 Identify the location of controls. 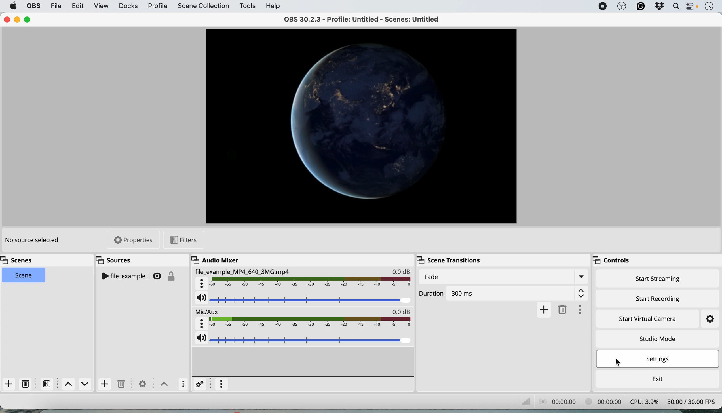
(615, 261).